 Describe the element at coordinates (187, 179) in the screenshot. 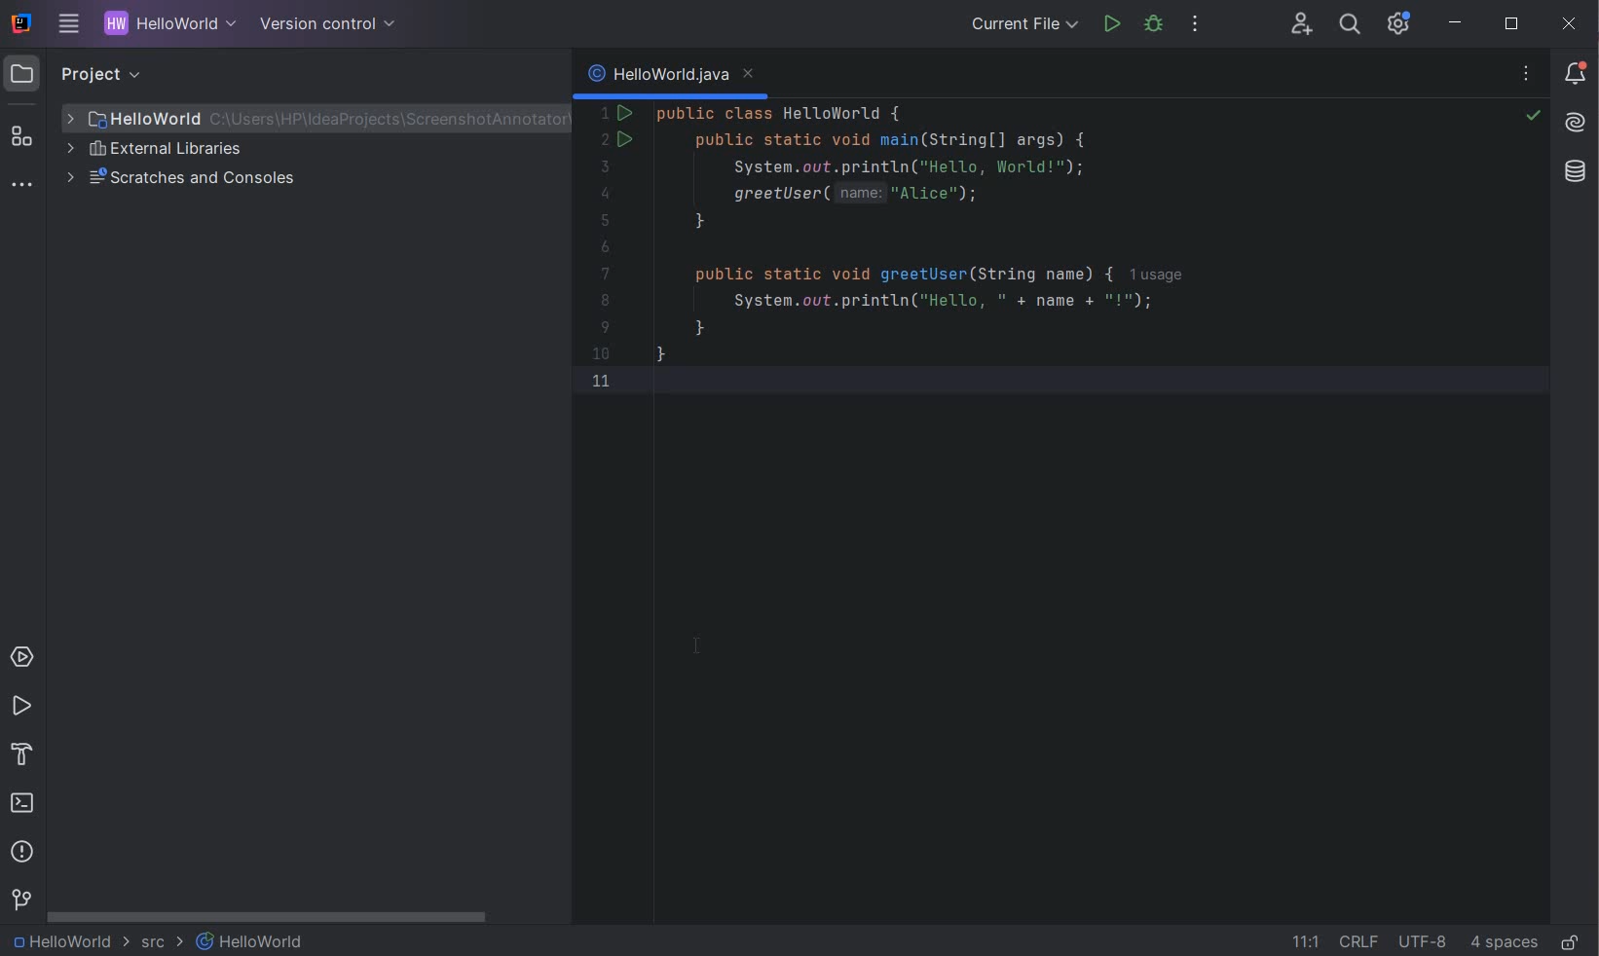

I see `SCRATCHES AND CONSOLES` at that location.